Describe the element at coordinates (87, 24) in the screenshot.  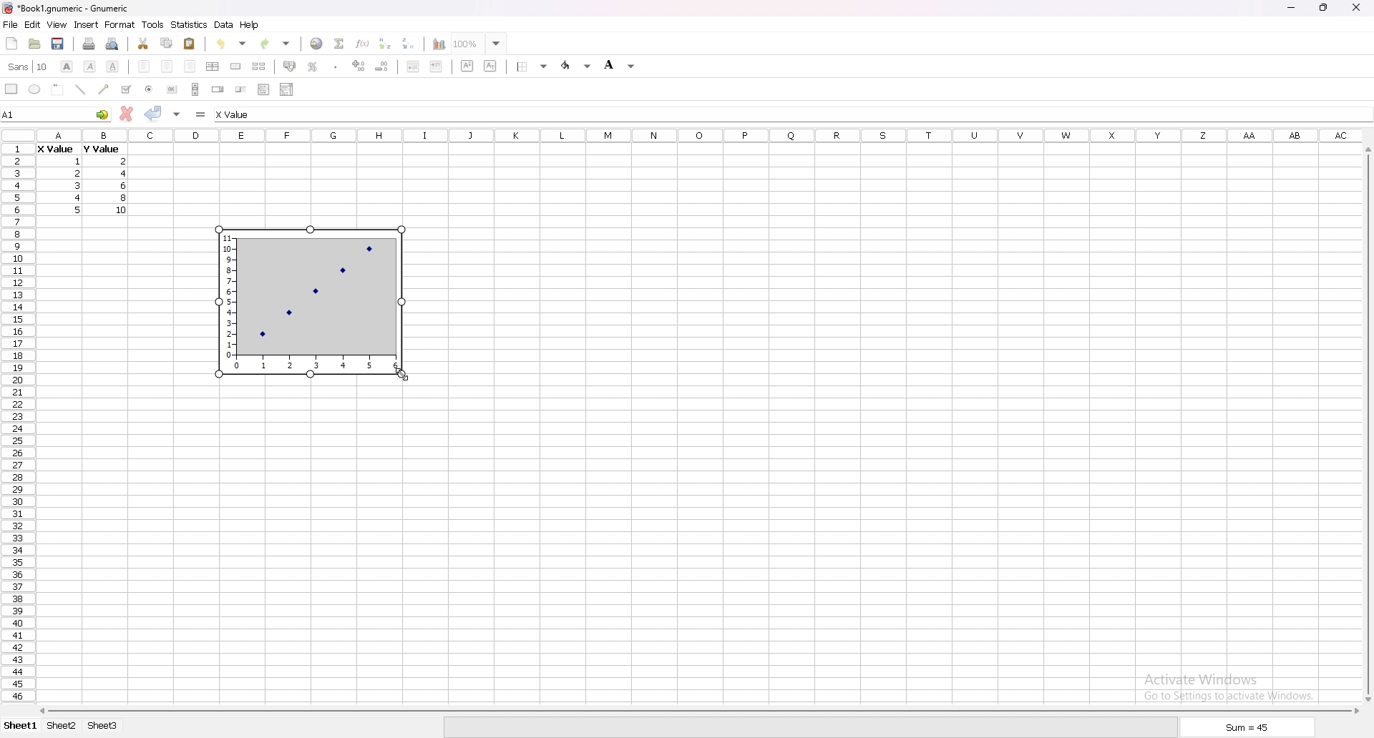
I see `insert` at that location.